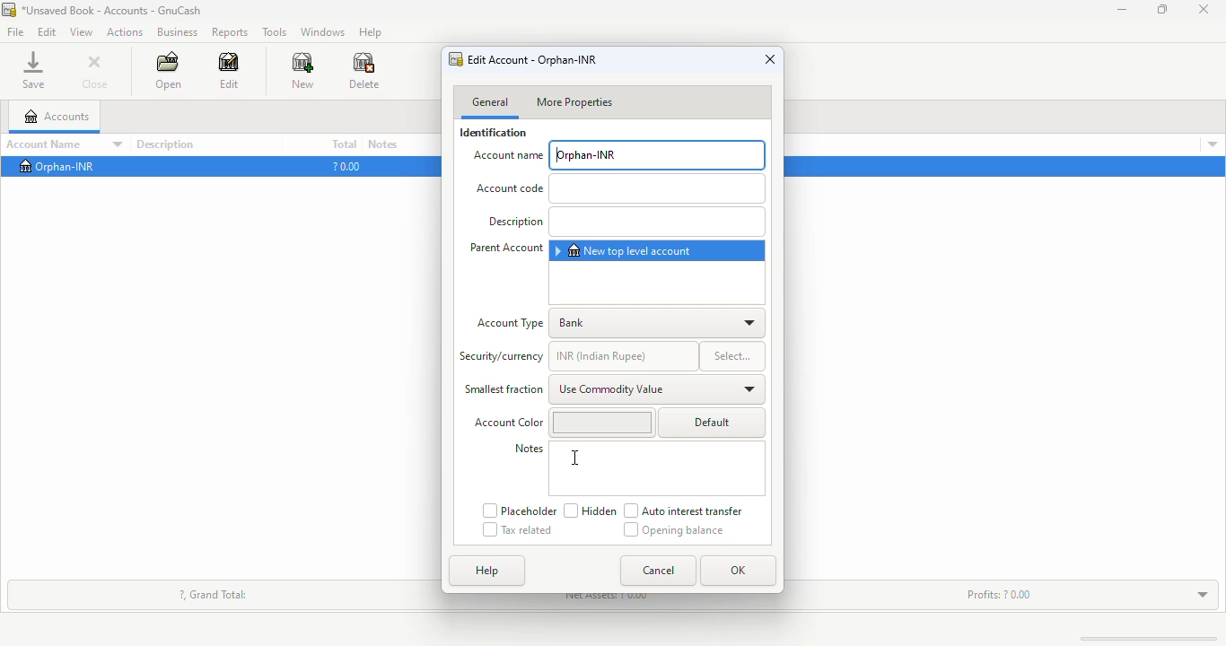 The image size is (1226, 646). I want to click on help, so click(372, 32).